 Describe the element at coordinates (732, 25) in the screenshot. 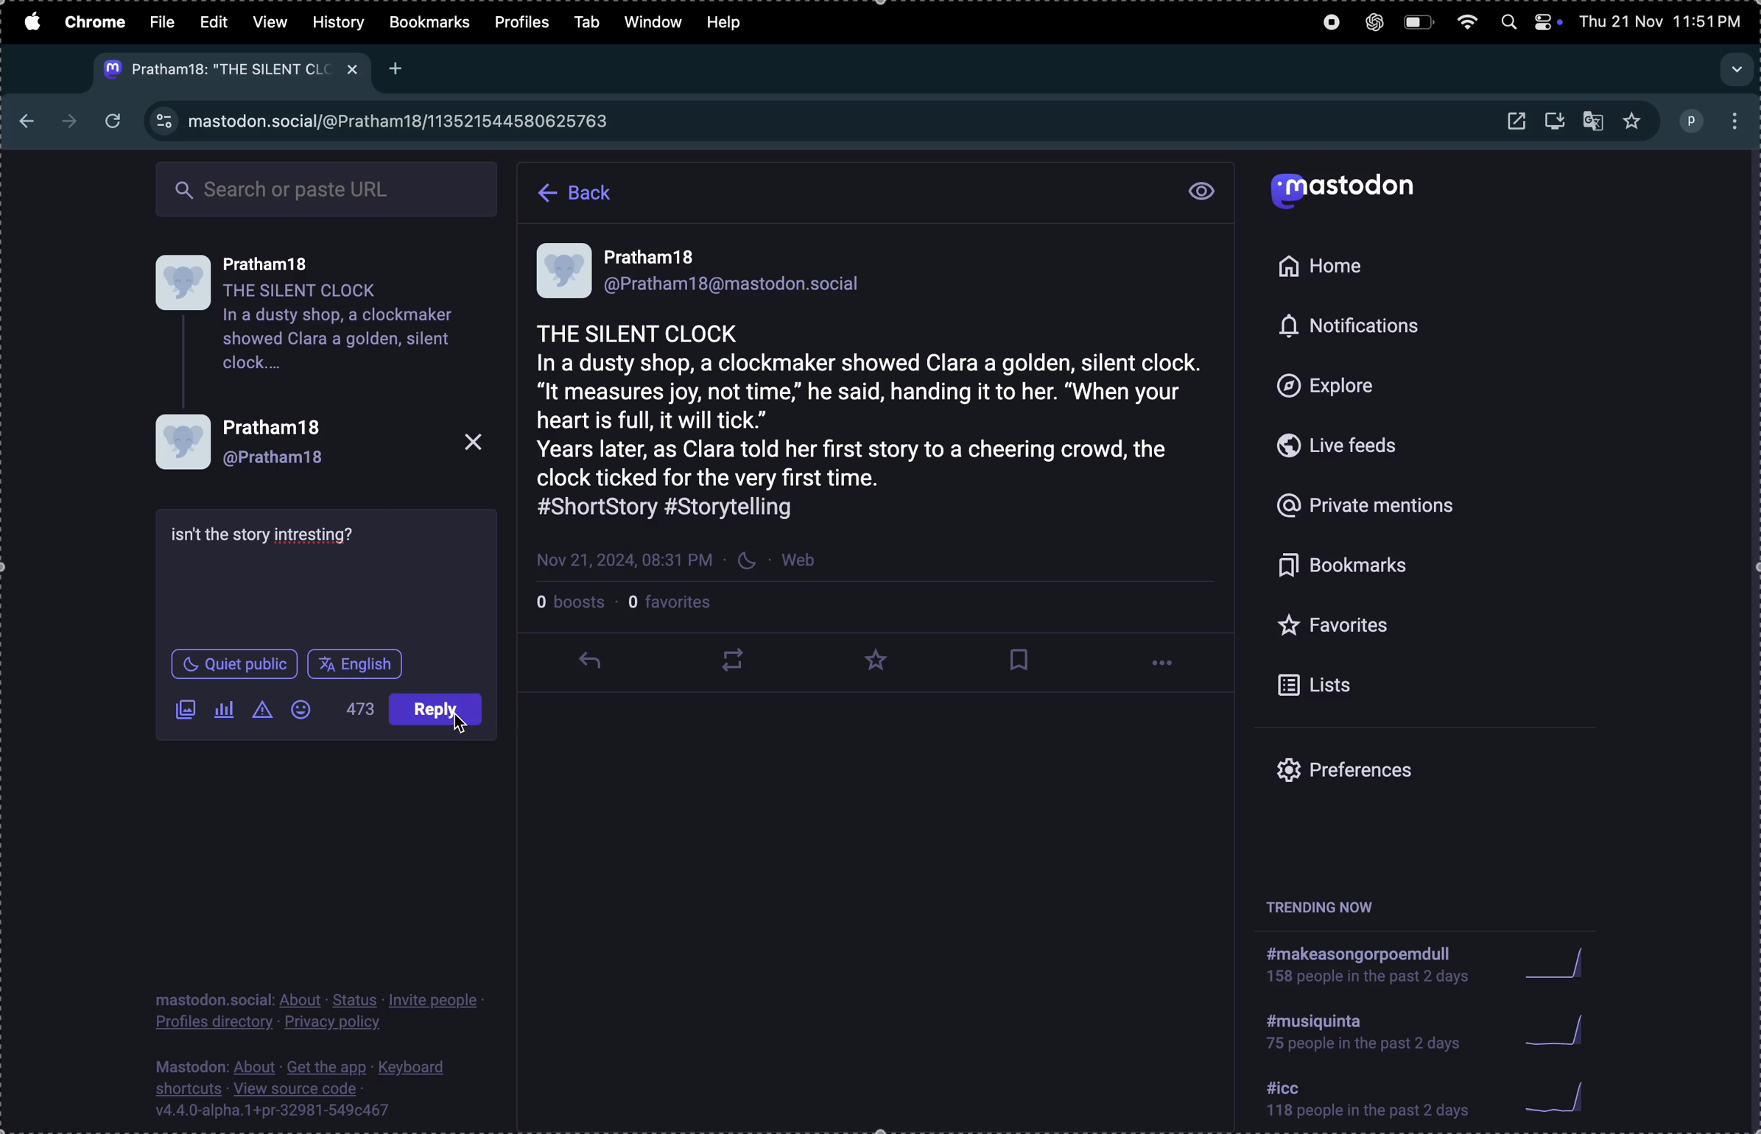

I see `help` at that location.